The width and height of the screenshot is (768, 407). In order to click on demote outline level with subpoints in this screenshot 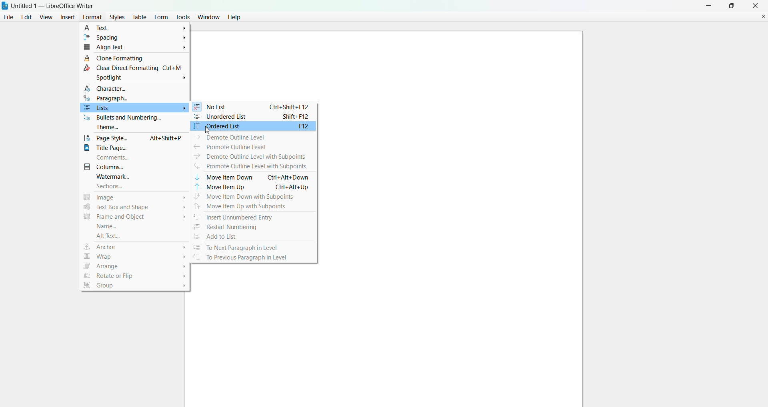, I will do `click(249, 157)`.